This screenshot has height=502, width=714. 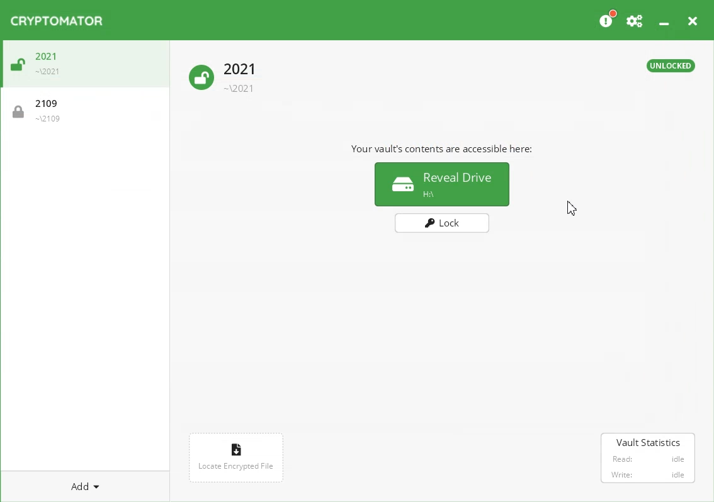 I want to click on Add, so click(x=85, y=486).